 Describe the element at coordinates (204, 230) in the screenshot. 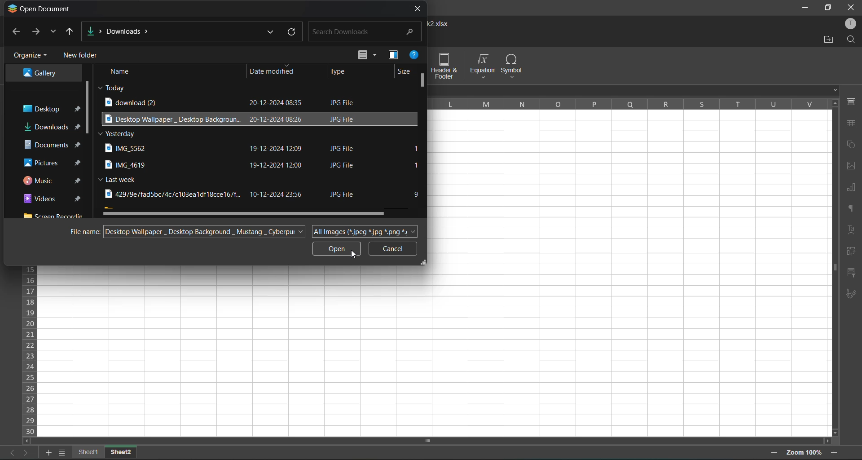

I see `Desktop Wallpaper _ Desktop Background _ Mustang _ Cyberpur` at that location.